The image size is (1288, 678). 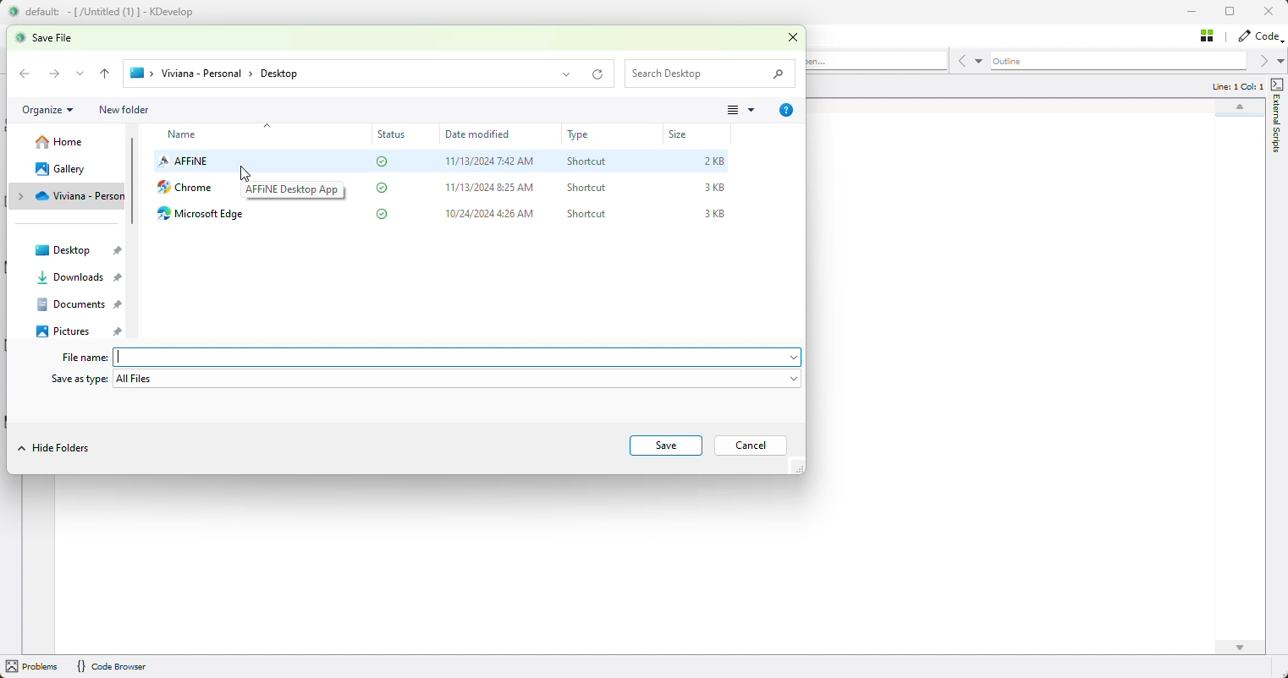 I want to click on ‘Shortcut, so click(x=587, y=188).